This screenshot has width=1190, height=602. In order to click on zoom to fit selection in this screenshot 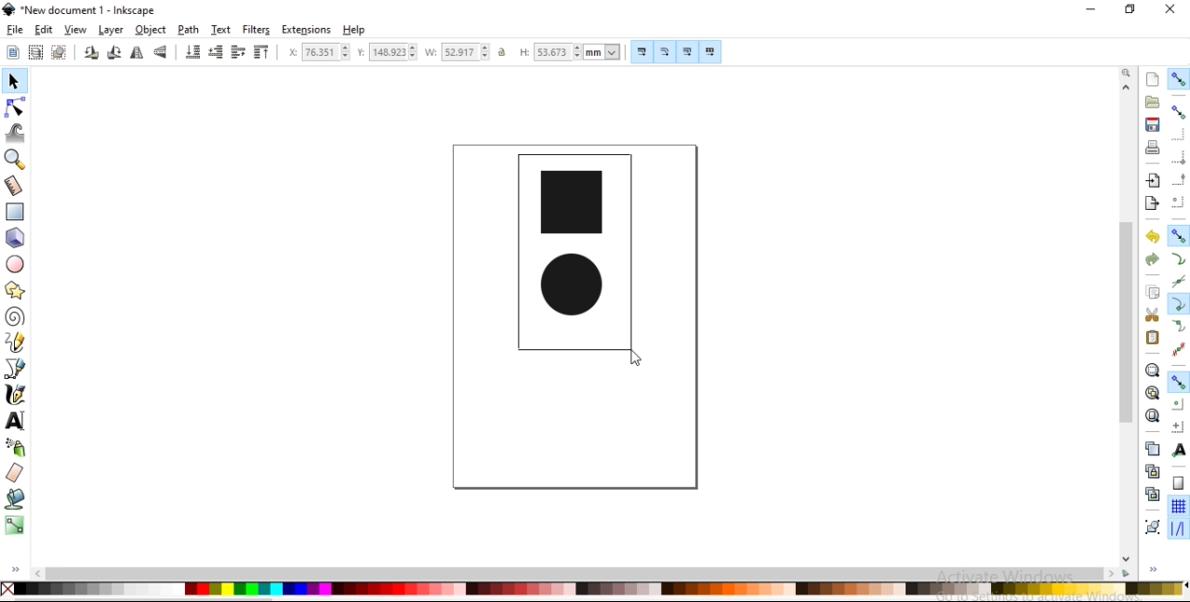, I will do `click(1152, 371)`.